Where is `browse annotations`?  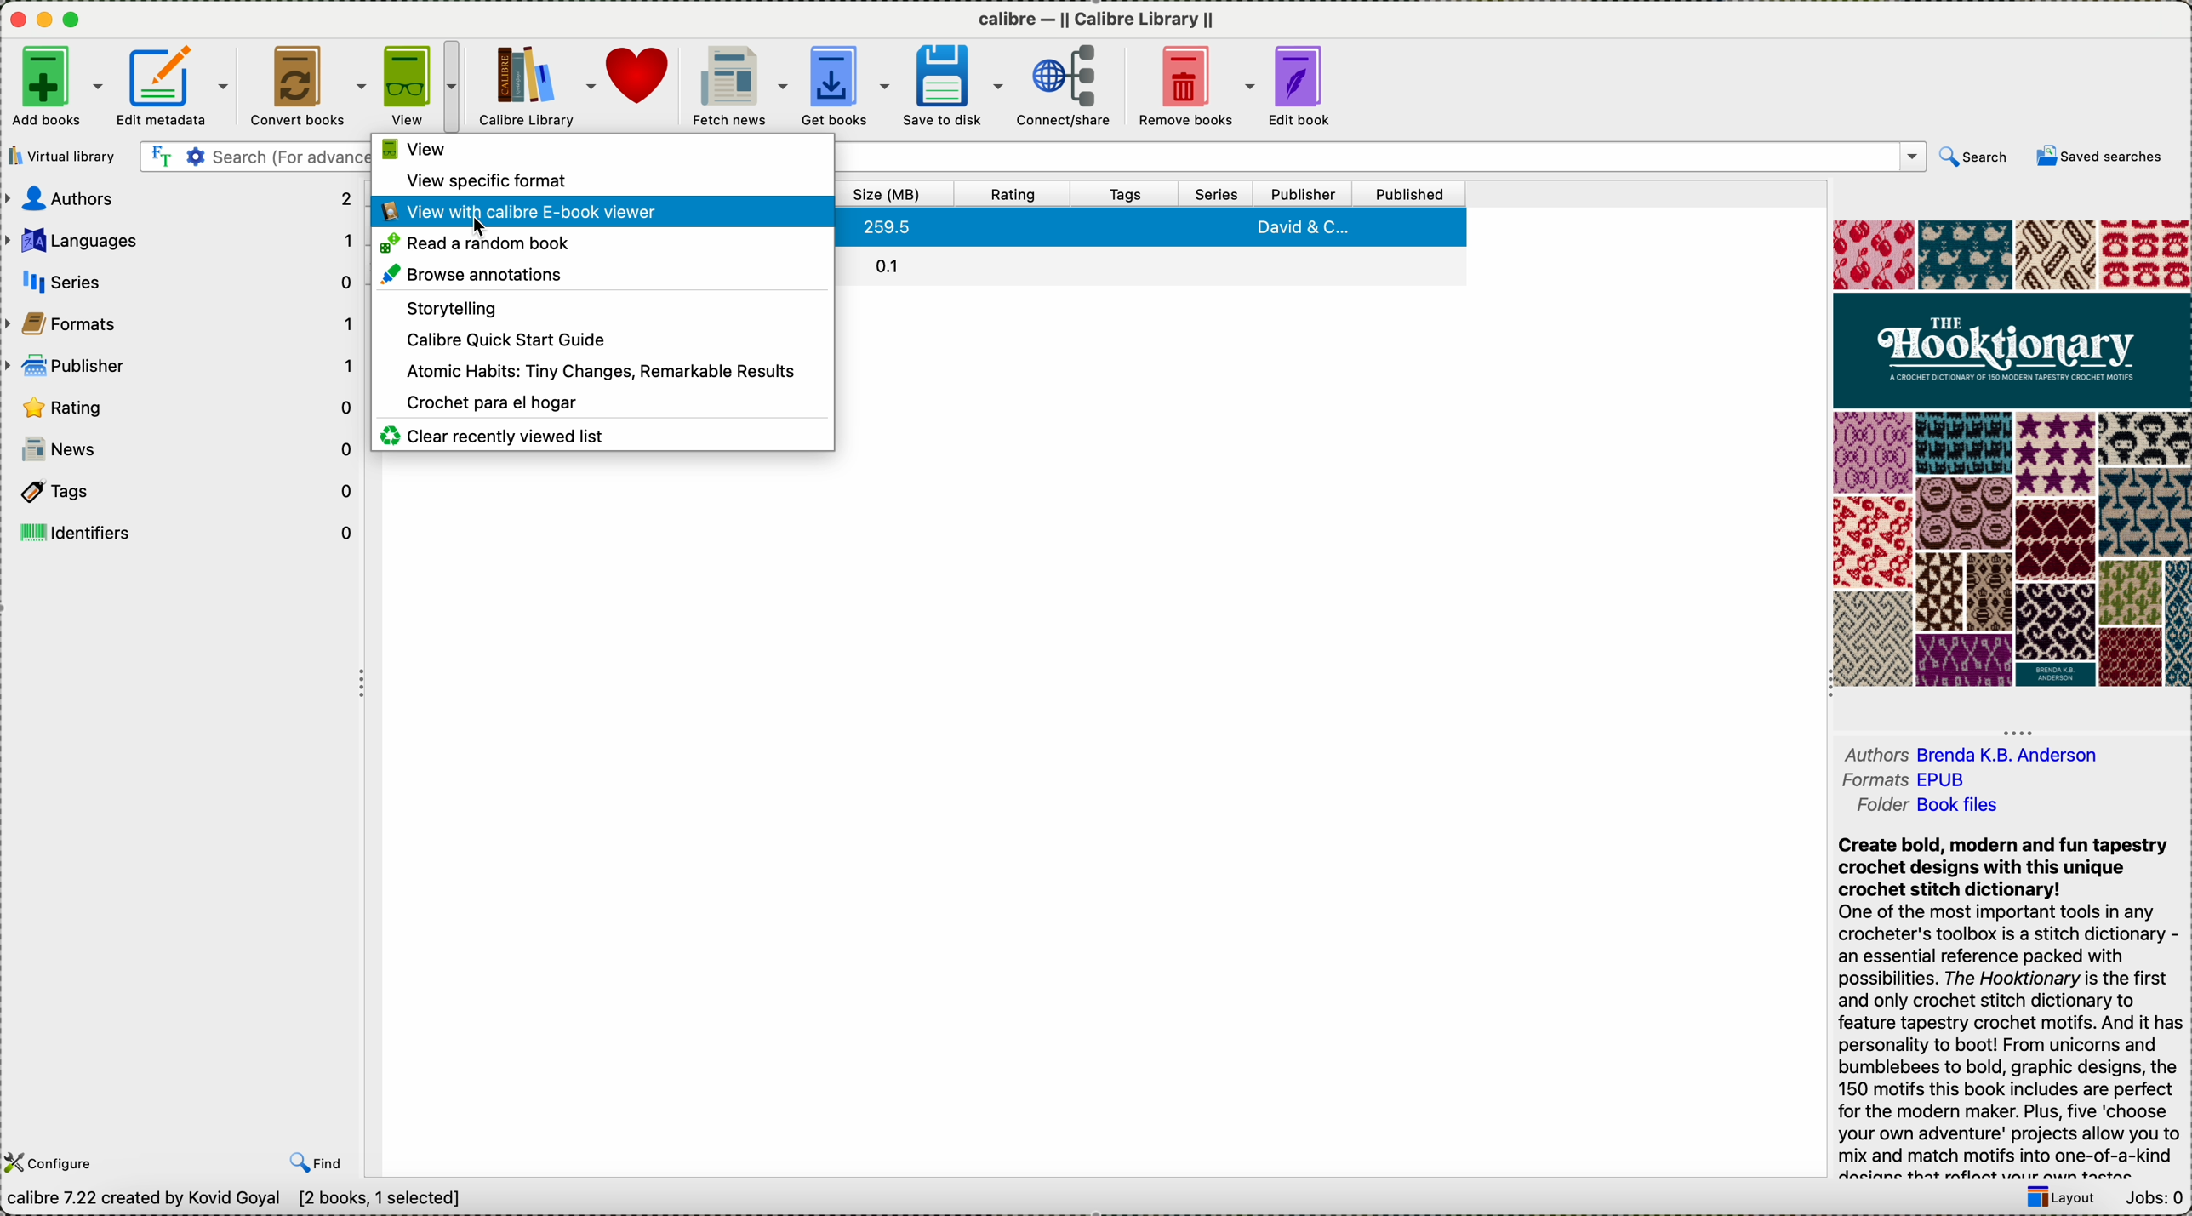 browse annotations is located at coordinates (476, 275).